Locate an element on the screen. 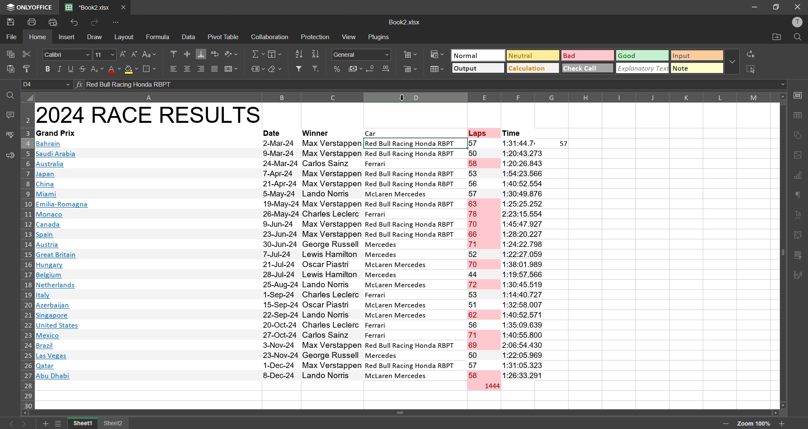  57 is located at coordinates (564, 144).